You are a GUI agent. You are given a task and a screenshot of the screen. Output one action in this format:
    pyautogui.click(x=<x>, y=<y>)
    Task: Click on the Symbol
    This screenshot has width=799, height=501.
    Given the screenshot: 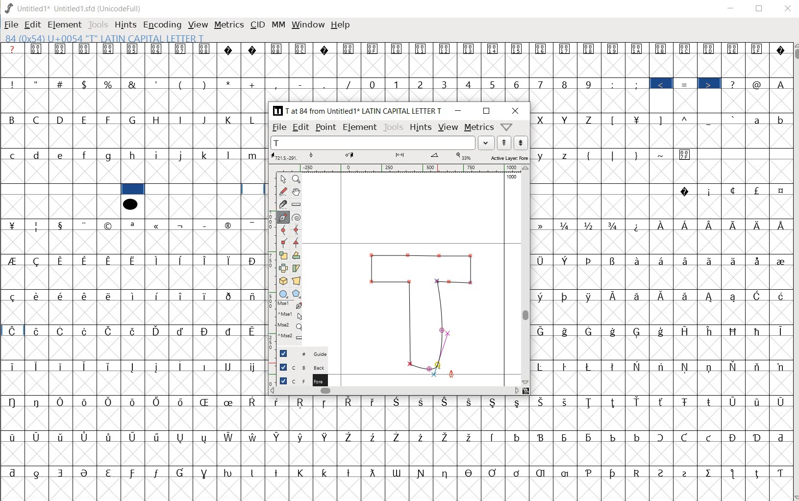 What is the action you would take?
    pyautogui.click(x=711, y=225)
    